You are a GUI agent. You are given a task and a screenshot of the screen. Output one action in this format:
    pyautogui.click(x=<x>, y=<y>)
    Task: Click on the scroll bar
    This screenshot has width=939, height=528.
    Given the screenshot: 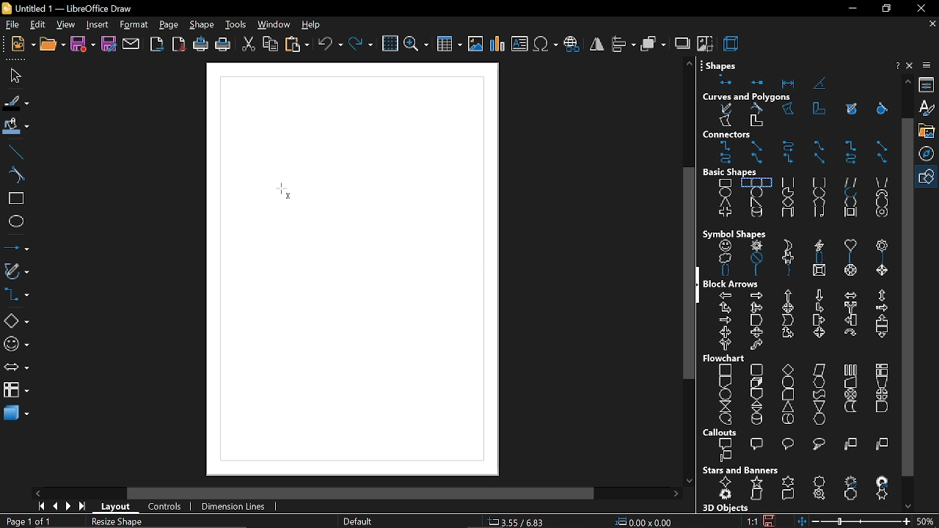 What is the action you would take?
    pyautogui.click(x=361, y=494)
    